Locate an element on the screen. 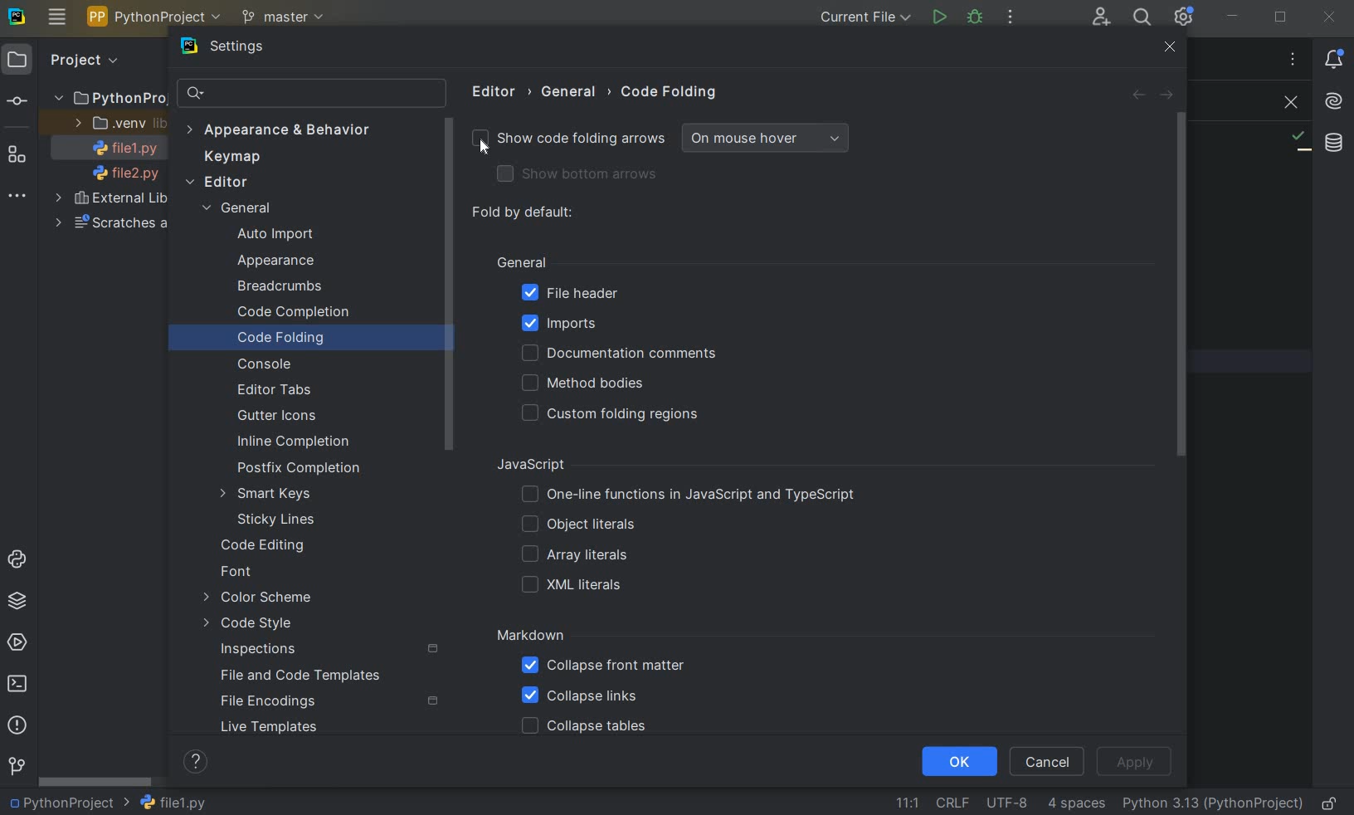  DOCUMENTATION COMMENTS is located at coordinates (617, 354).